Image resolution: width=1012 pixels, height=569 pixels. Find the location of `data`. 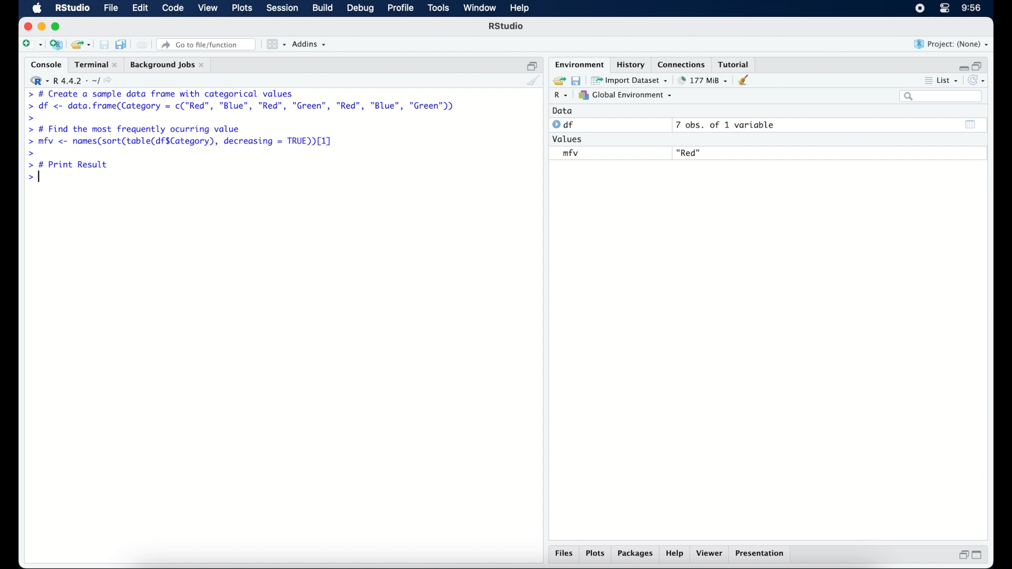

data is located at coordinates (566, 111).